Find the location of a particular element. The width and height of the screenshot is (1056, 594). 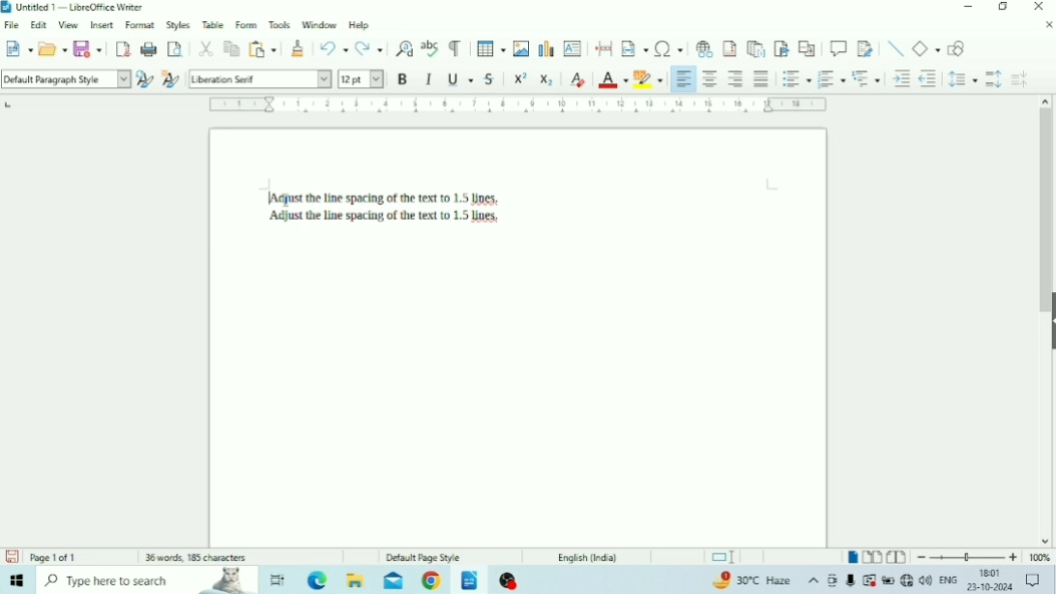

Underline is located at coordinates (459, 78).